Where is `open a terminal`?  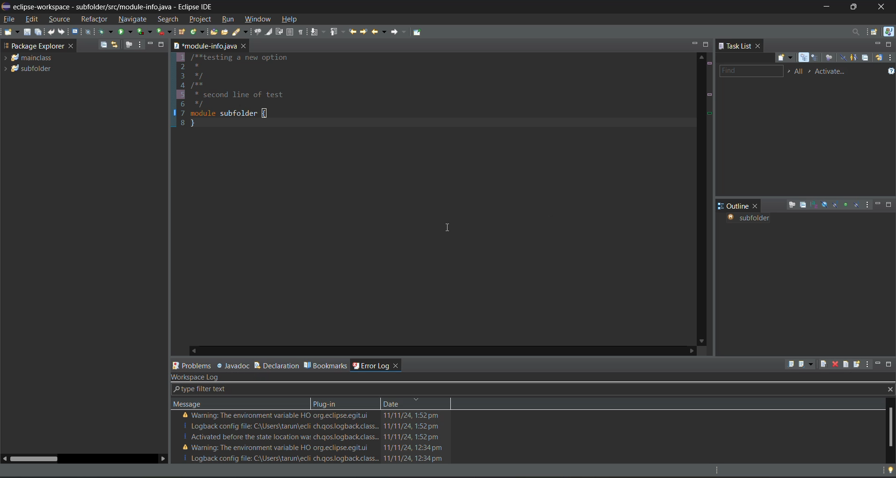
open a terminal is located at coordinates (75, 32).